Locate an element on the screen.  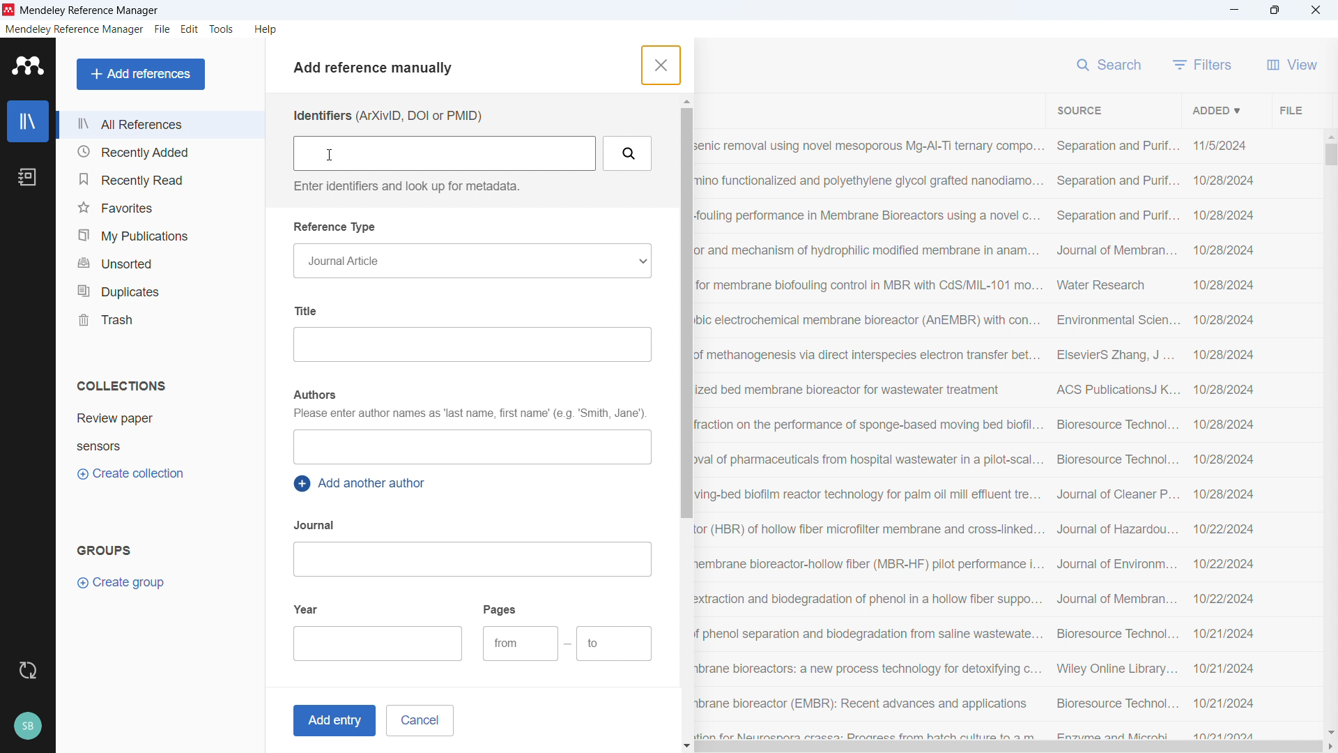
Sync  is located at coordinates (27, 671).